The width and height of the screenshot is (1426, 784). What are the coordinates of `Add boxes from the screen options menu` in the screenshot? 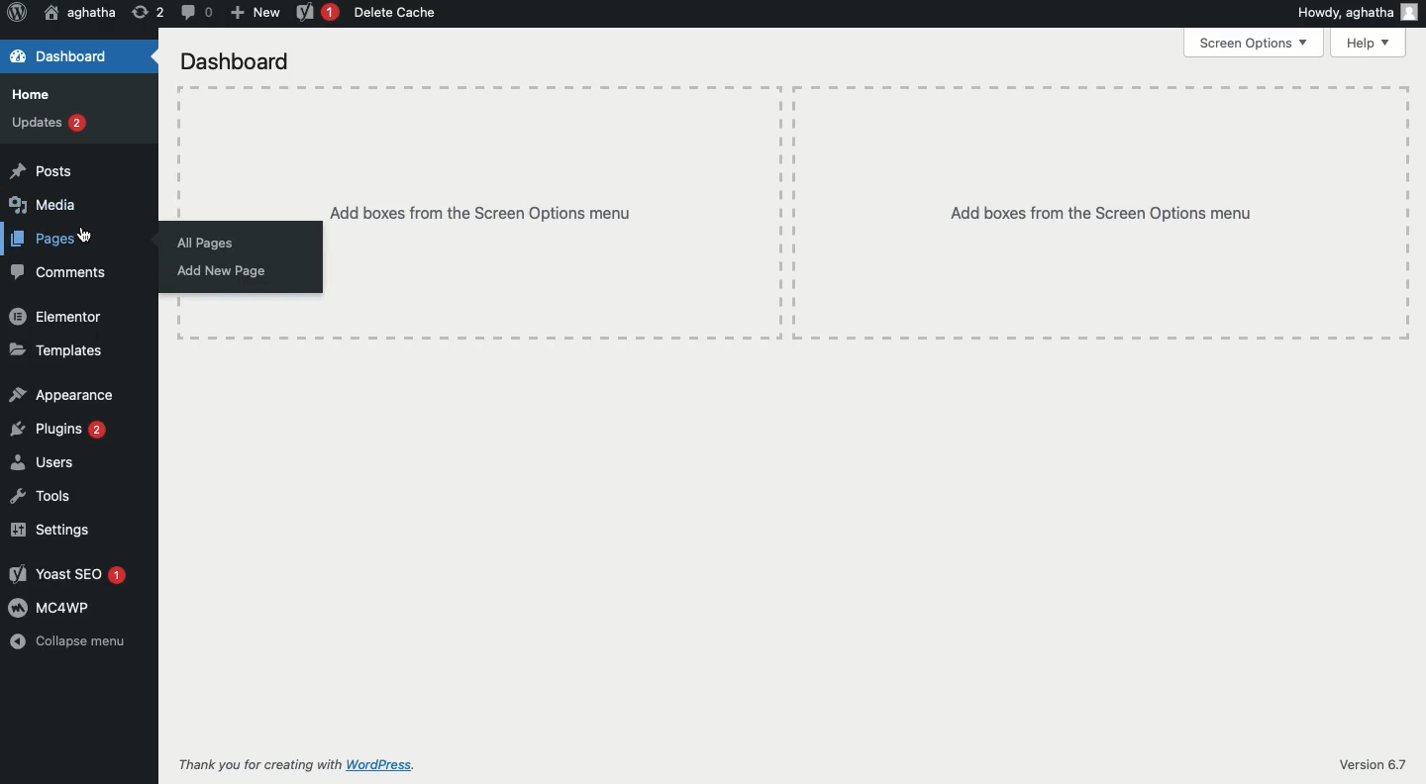 It's located at (865, 212).